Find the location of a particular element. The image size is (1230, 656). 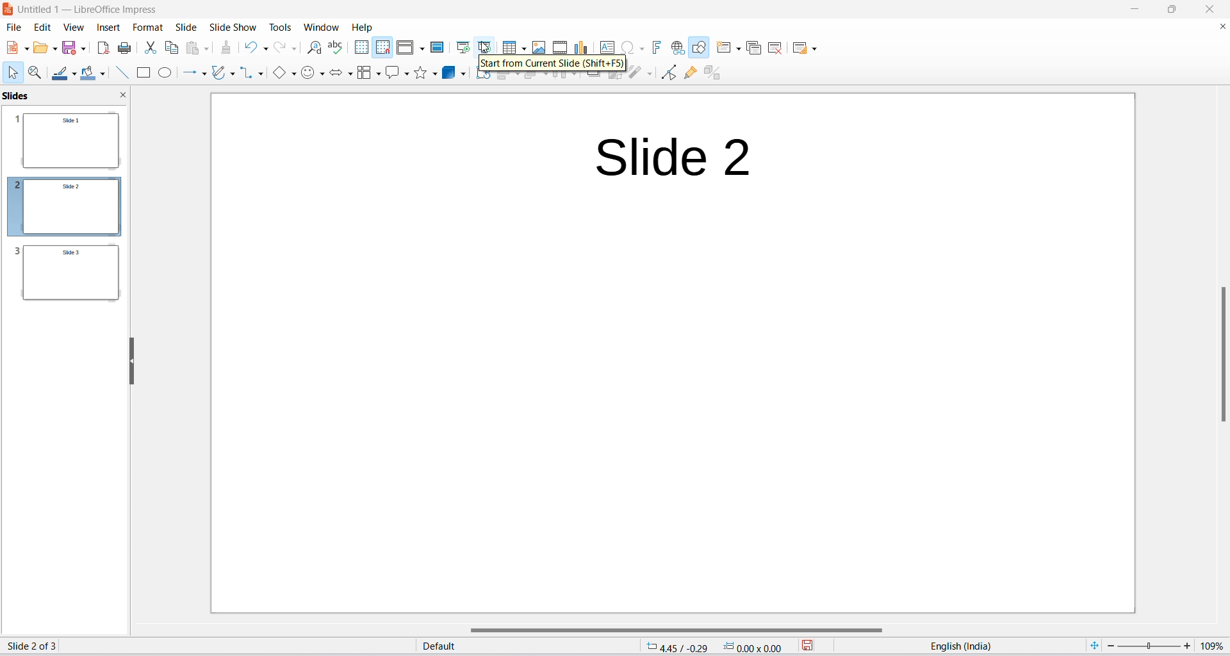

arrows and lines is located at coordinates (188, 73).